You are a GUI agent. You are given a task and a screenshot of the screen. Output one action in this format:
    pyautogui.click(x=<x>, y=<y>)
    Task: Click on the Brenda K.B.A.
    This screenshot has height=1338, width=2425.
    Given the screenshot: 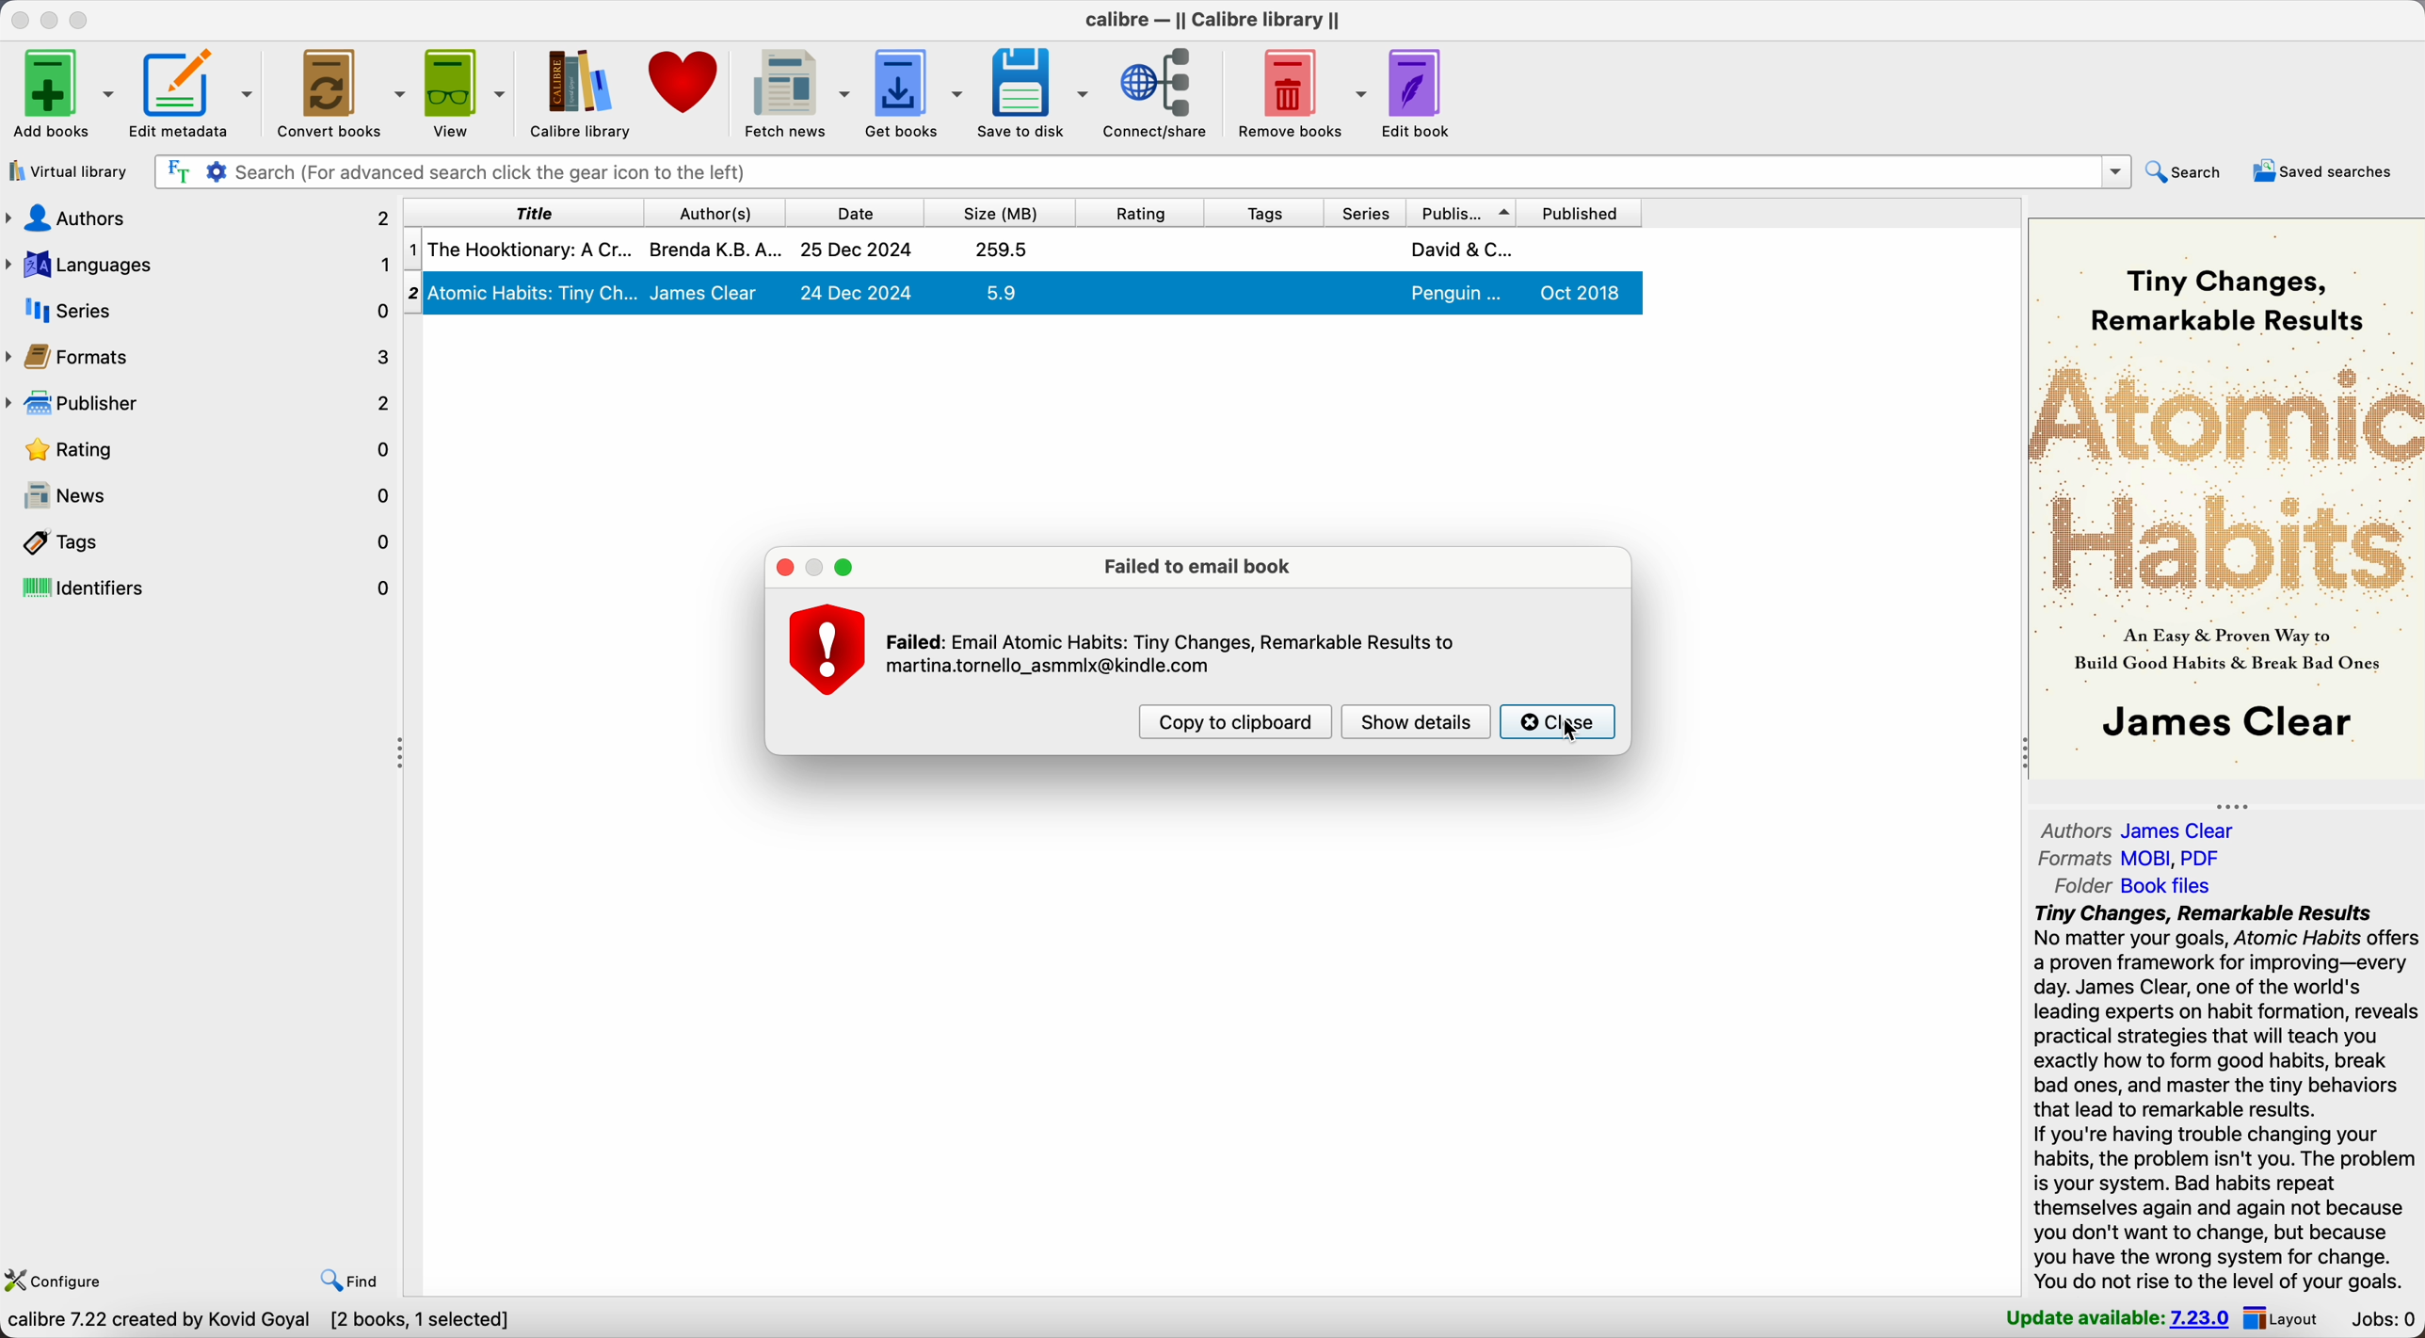 What is the action you would take?
    pyautogui.click(x=715, y=248)
    